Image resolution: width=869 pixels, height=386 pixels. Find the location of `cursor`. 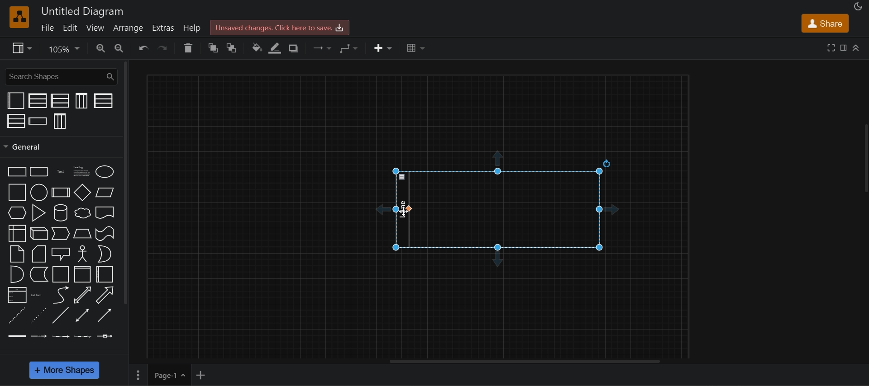

cursor is located at coordinates (404, 211).